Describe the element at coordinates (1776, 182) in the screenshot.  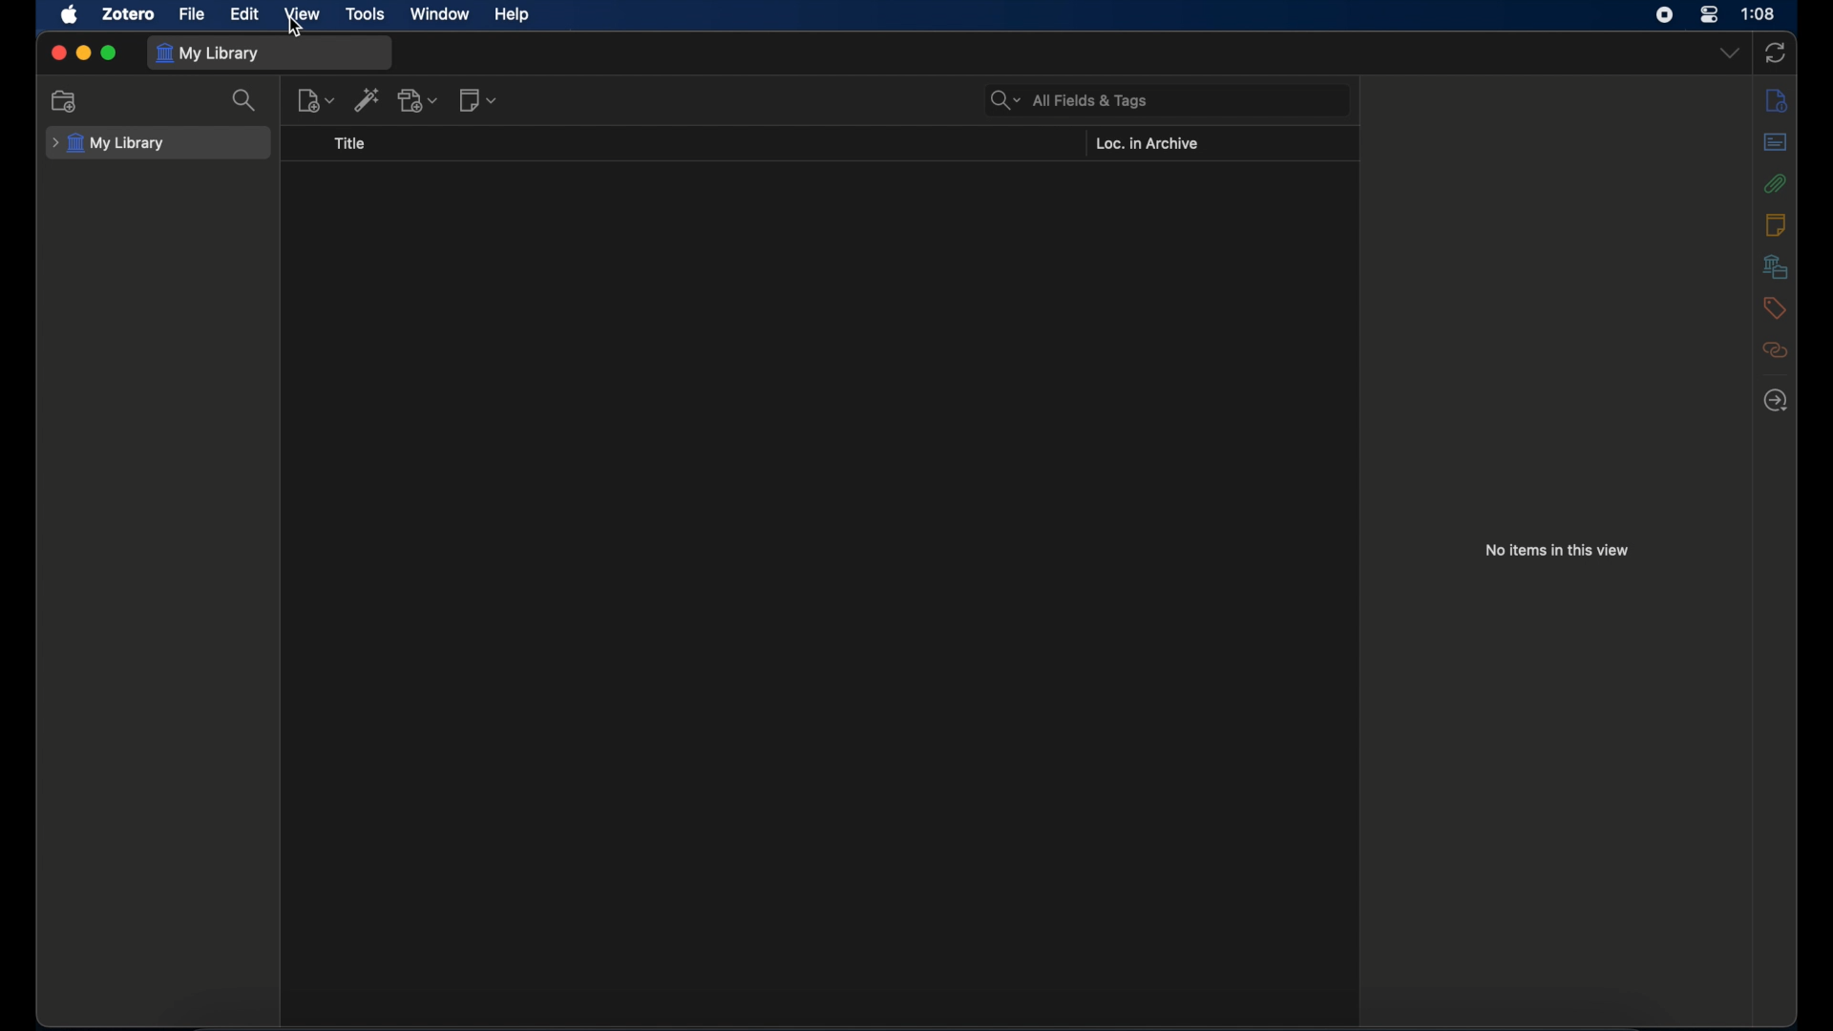
I see `attachments` at that location.